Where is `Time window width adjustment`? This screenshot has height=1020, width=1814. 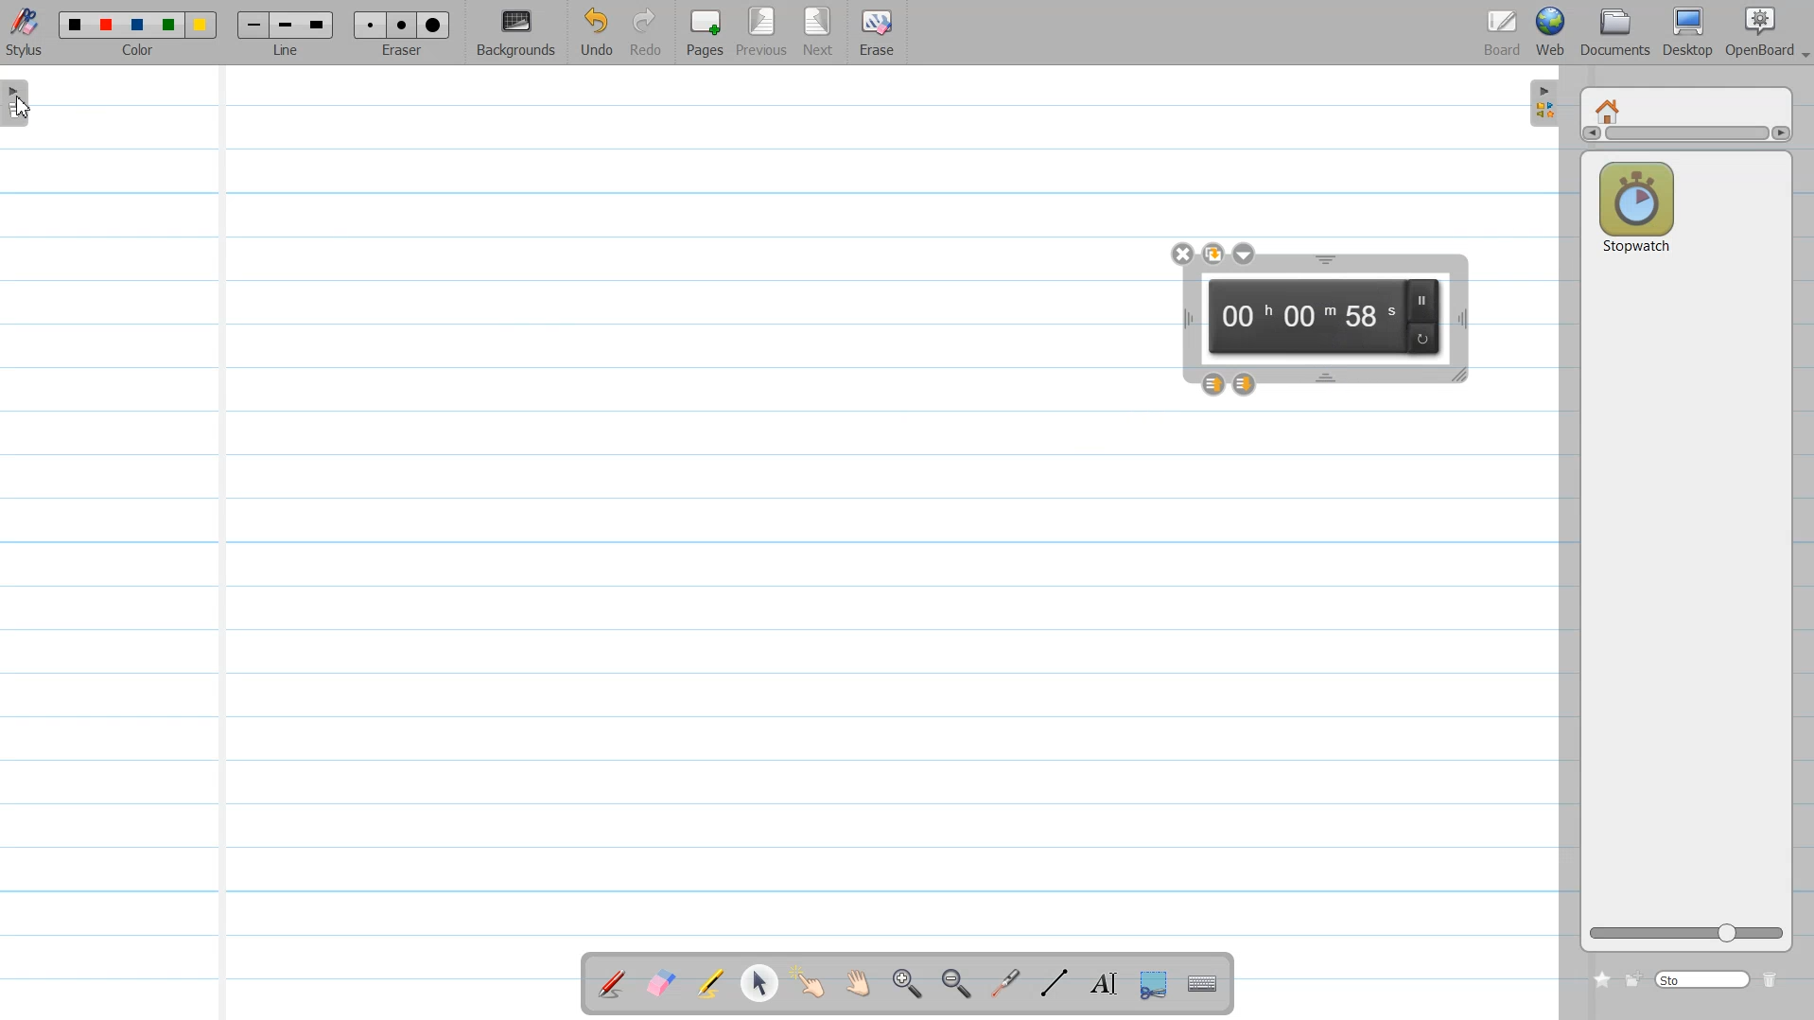
Time window width adjustment is located at coordinates (1182, 320).